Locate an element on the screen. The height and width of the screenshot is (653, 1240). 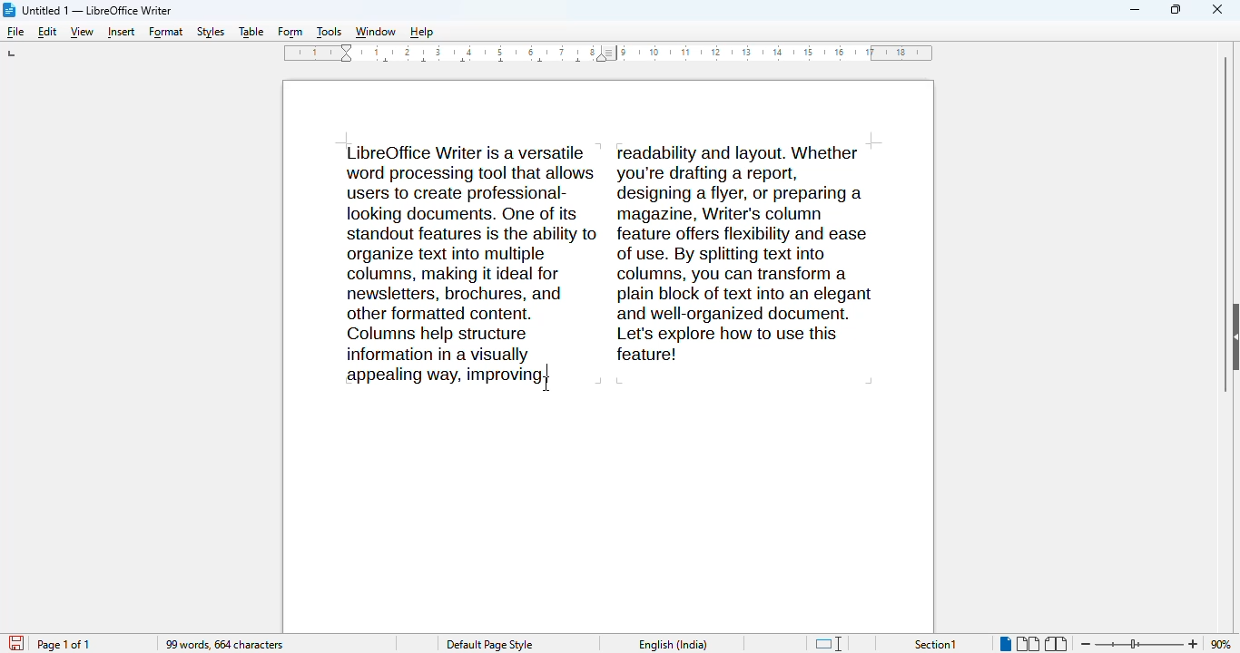
format is located at coordinates (166, 33).